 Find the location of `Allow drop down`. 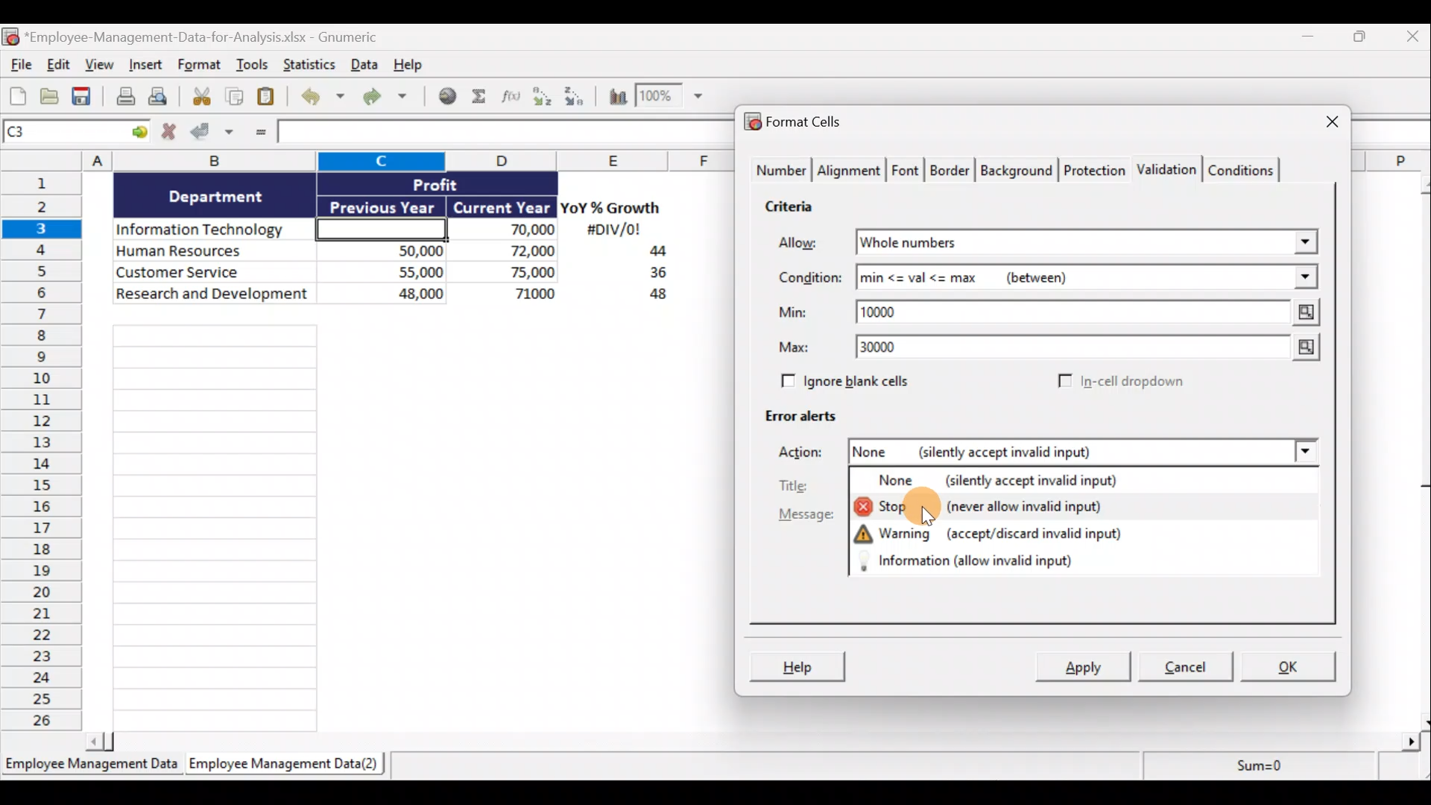

Allow drop down is located at coordinates (1302, 238).